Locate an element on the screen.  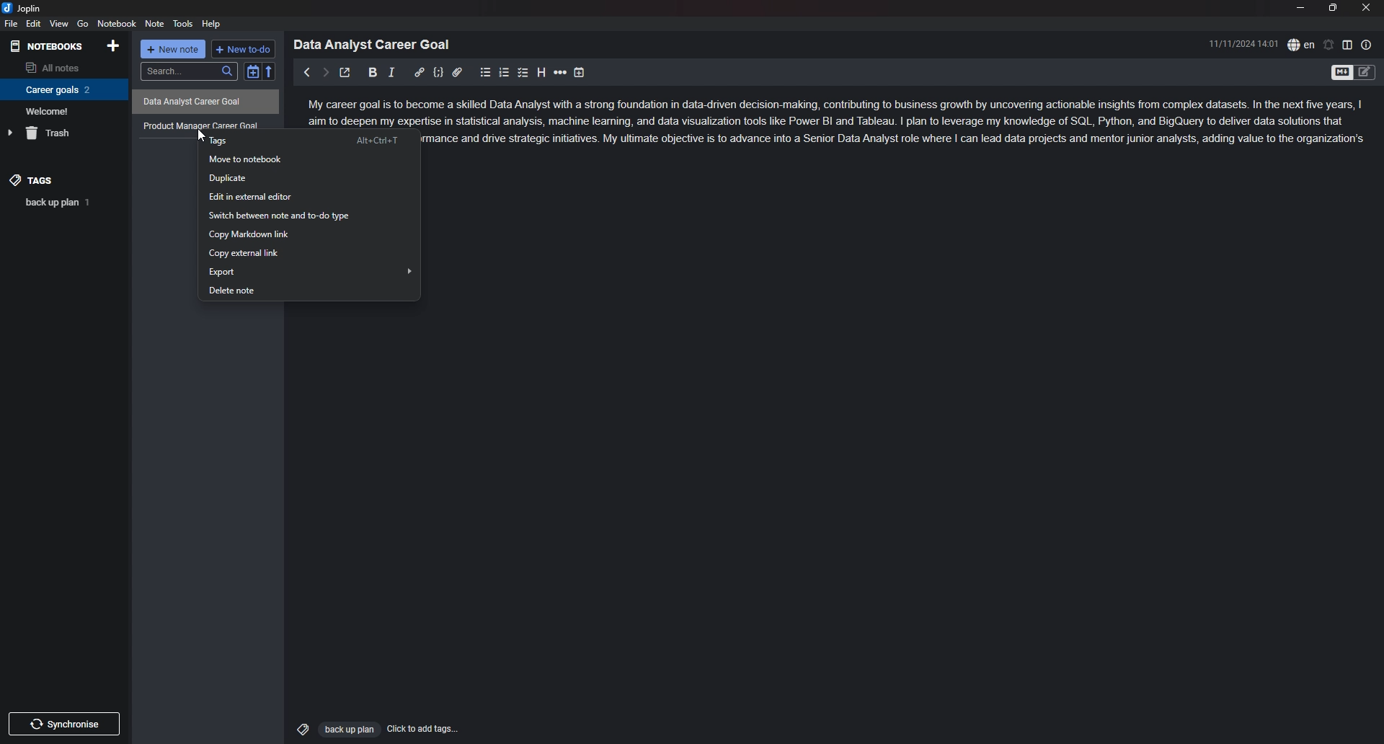
minimize is located at coordinates (1300, 7).